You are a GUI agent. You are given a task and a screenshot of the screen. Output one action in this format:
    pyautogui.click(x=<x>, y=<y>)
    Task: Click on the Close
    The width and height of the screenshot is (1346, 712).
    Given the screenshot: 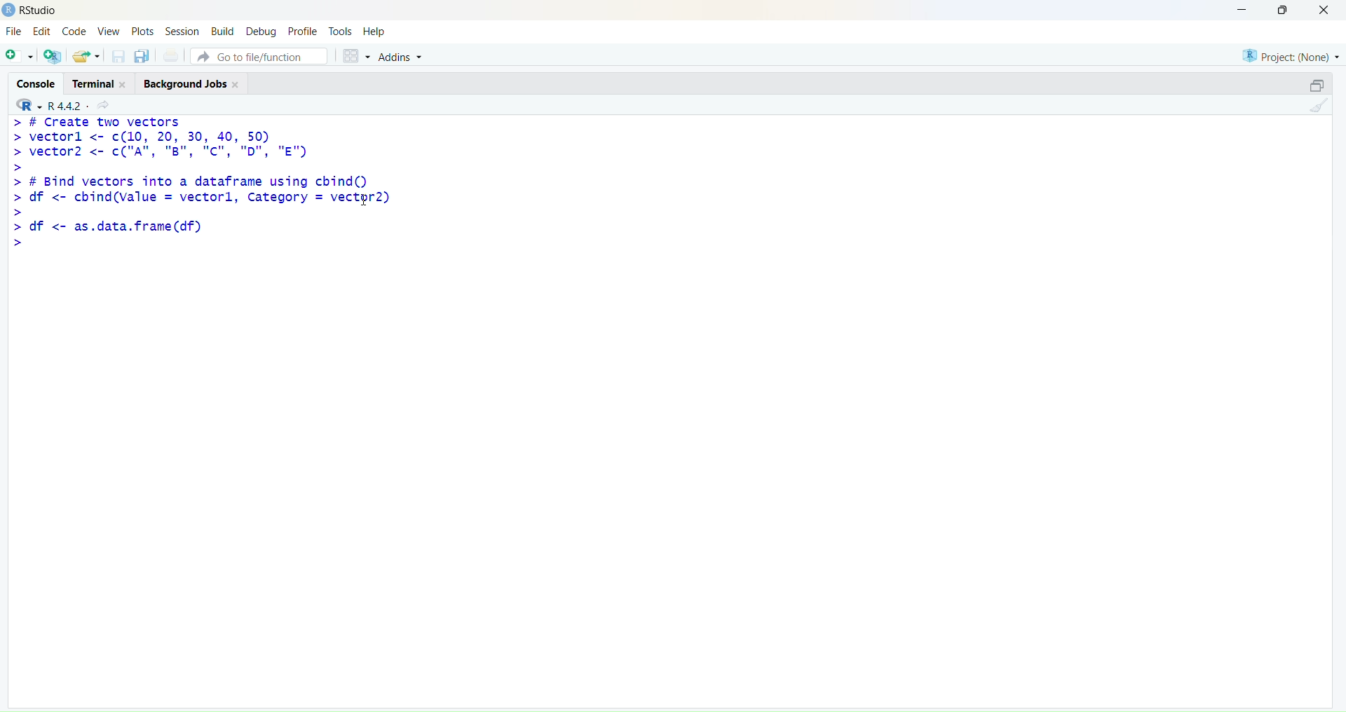 What is the action you would take?
    pyautogui.click(x=1325, y=11)
    